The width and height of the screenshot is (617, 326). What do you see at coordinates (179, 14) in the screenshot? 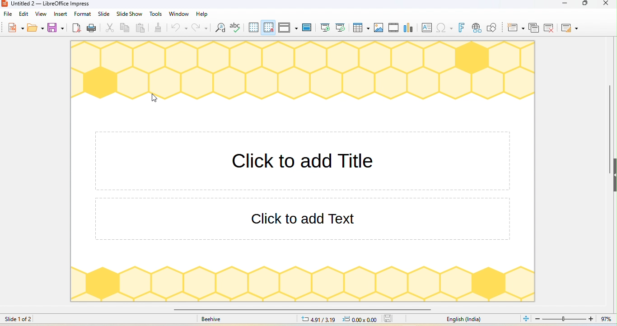
I see `window` at bounding box center [179, 14].